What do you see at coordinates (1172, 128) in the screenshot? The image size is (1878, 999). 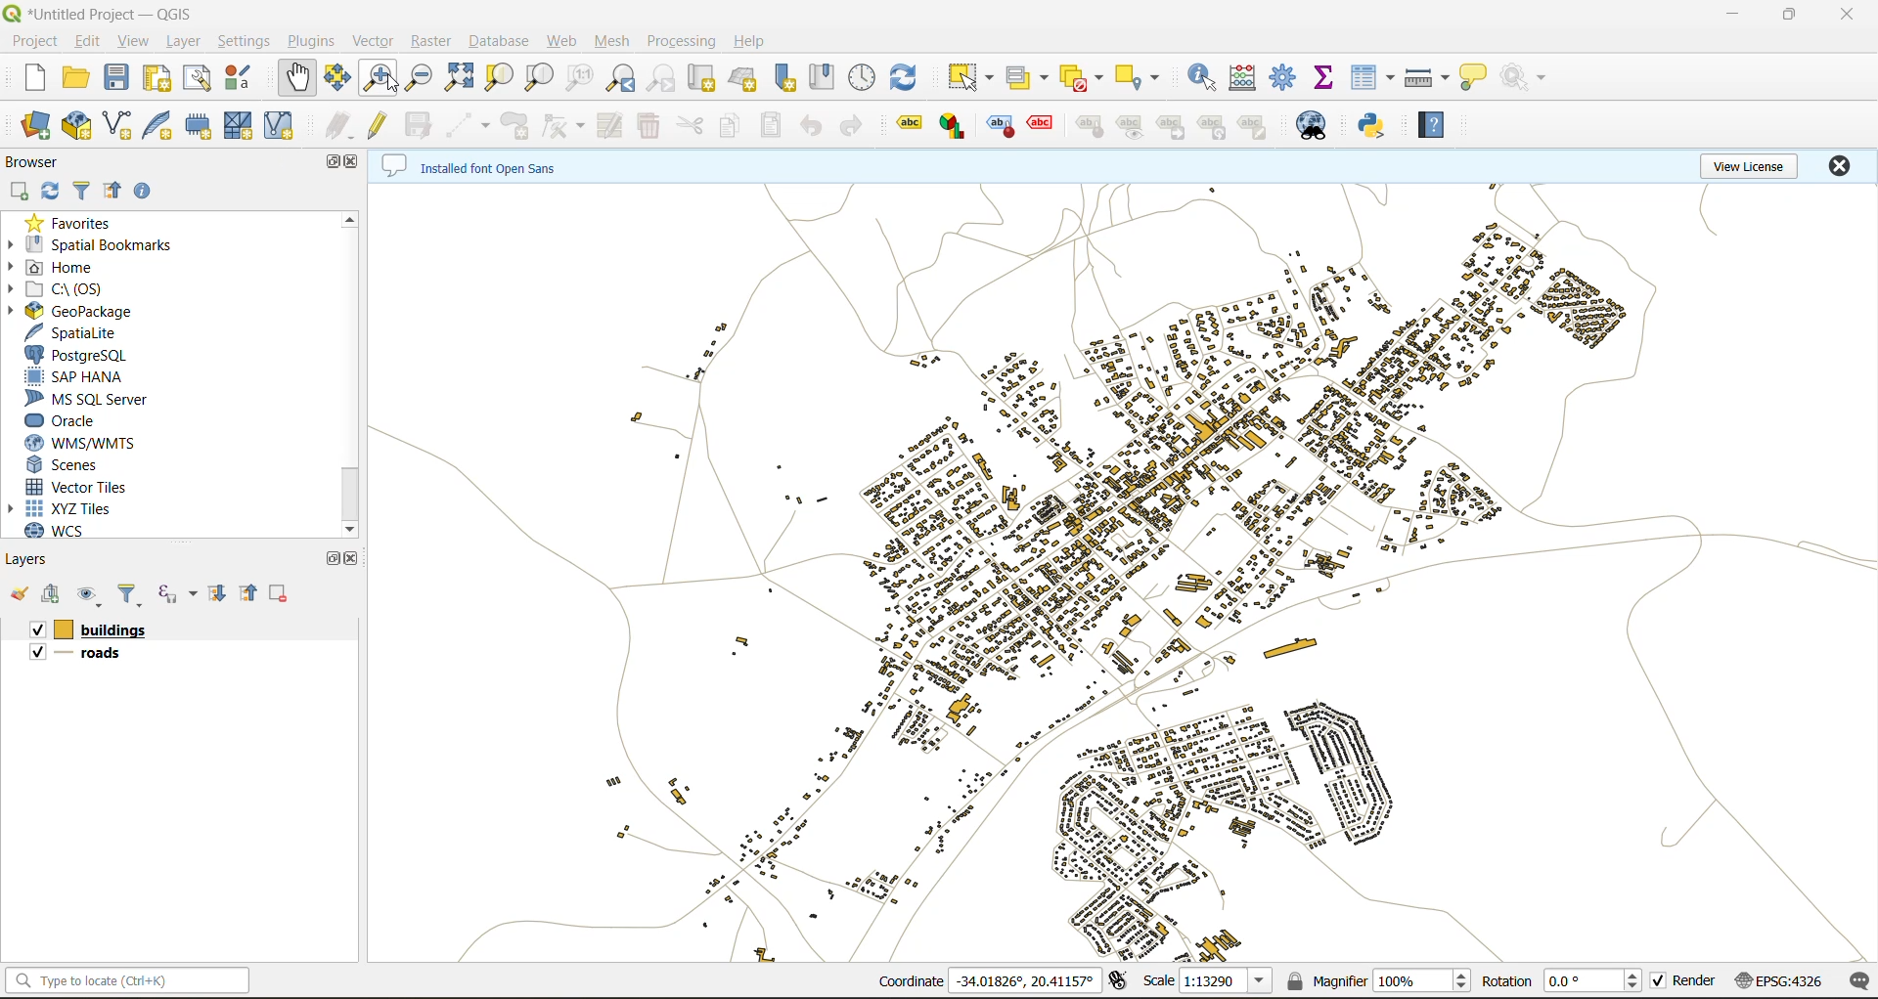 I see `Forward Label` at bounding box center [1172, 128].